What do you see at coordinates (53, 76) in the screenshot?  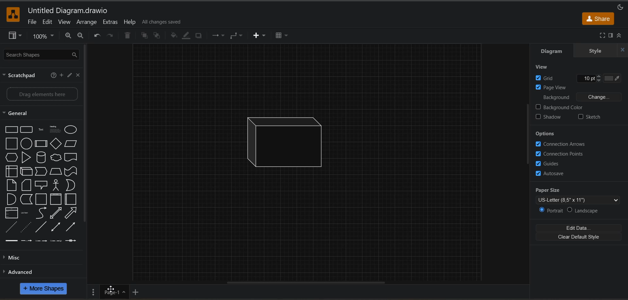 I see `help` at bounding box center [53, 76].